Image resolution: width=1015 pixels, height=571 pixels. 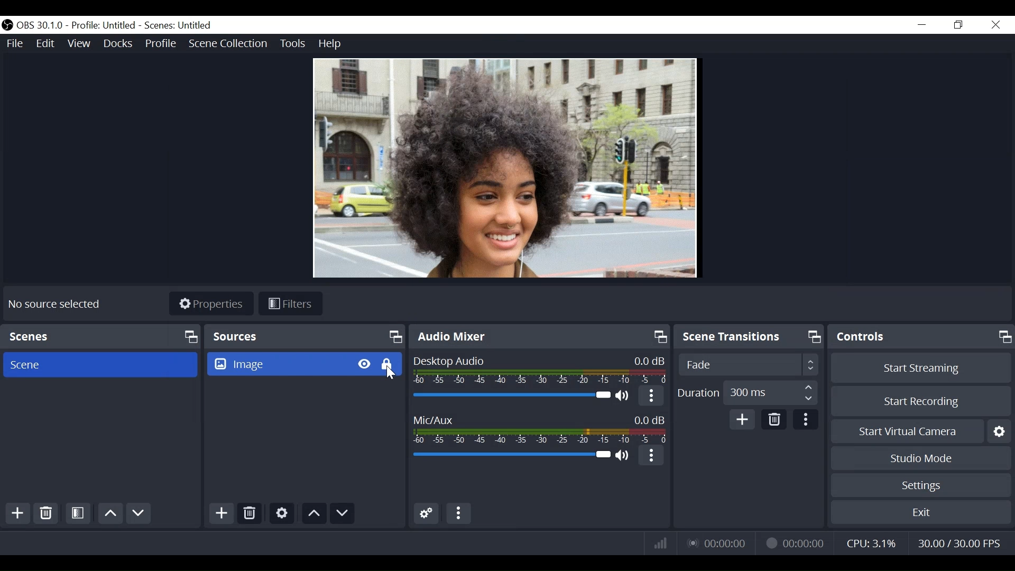 What do you see at coordinates (537, 370) in the screenshot?
I see `Desktop Audio` at bounding box center [537, 370].